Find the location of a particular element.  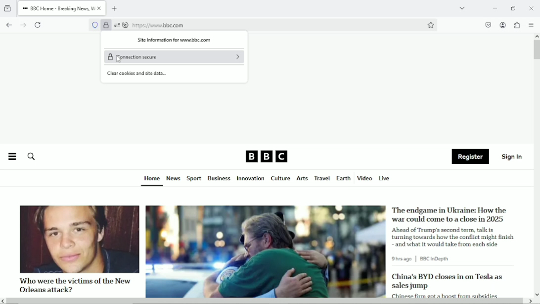

Travel is located at coordinates (321, 178).